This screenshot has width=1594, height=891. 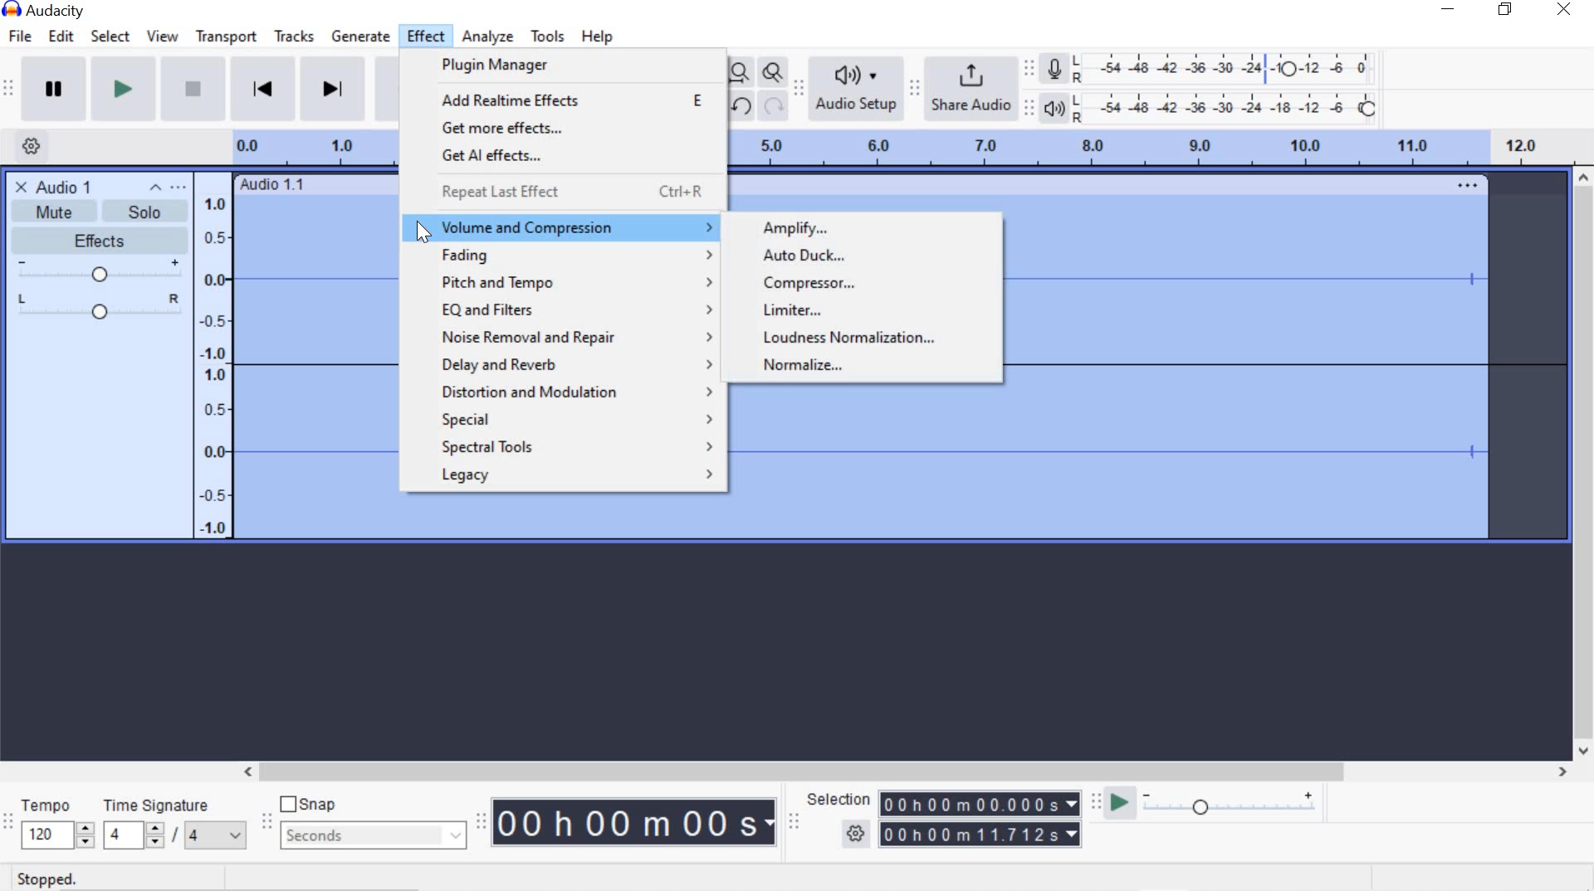 What do you see at coordinates (973, 90) in the screenshot?
I see `Share audio` at bounding box center [973, 90].